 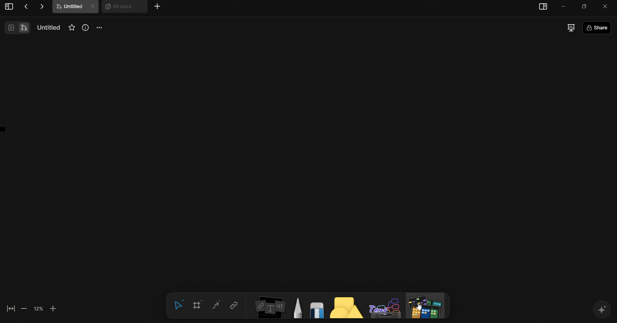 What do you see at coordinates (565, 6) in the screenshot?
I see `minimize` at bounding box center [565, 6].